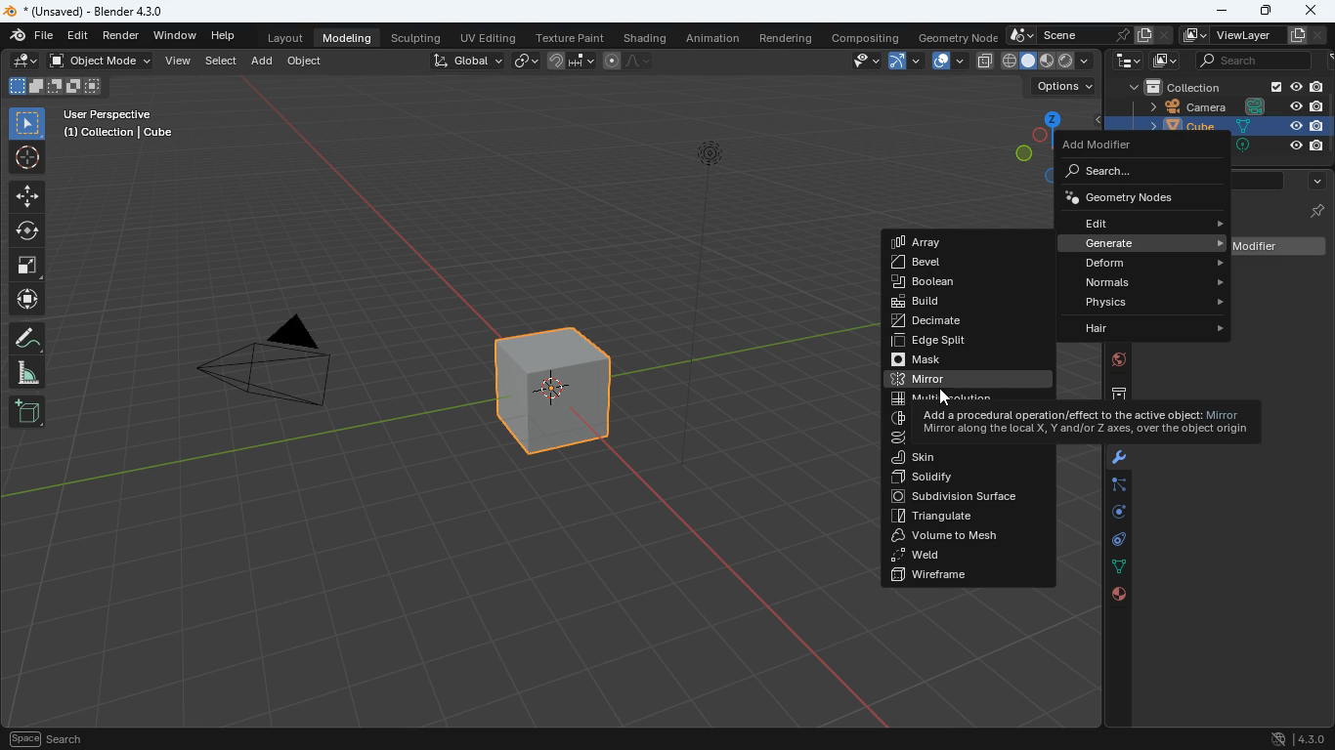  What do you see at coordinates (1165, 62) in the screenshot?
I see `image` at bounding box center [1165, 62].